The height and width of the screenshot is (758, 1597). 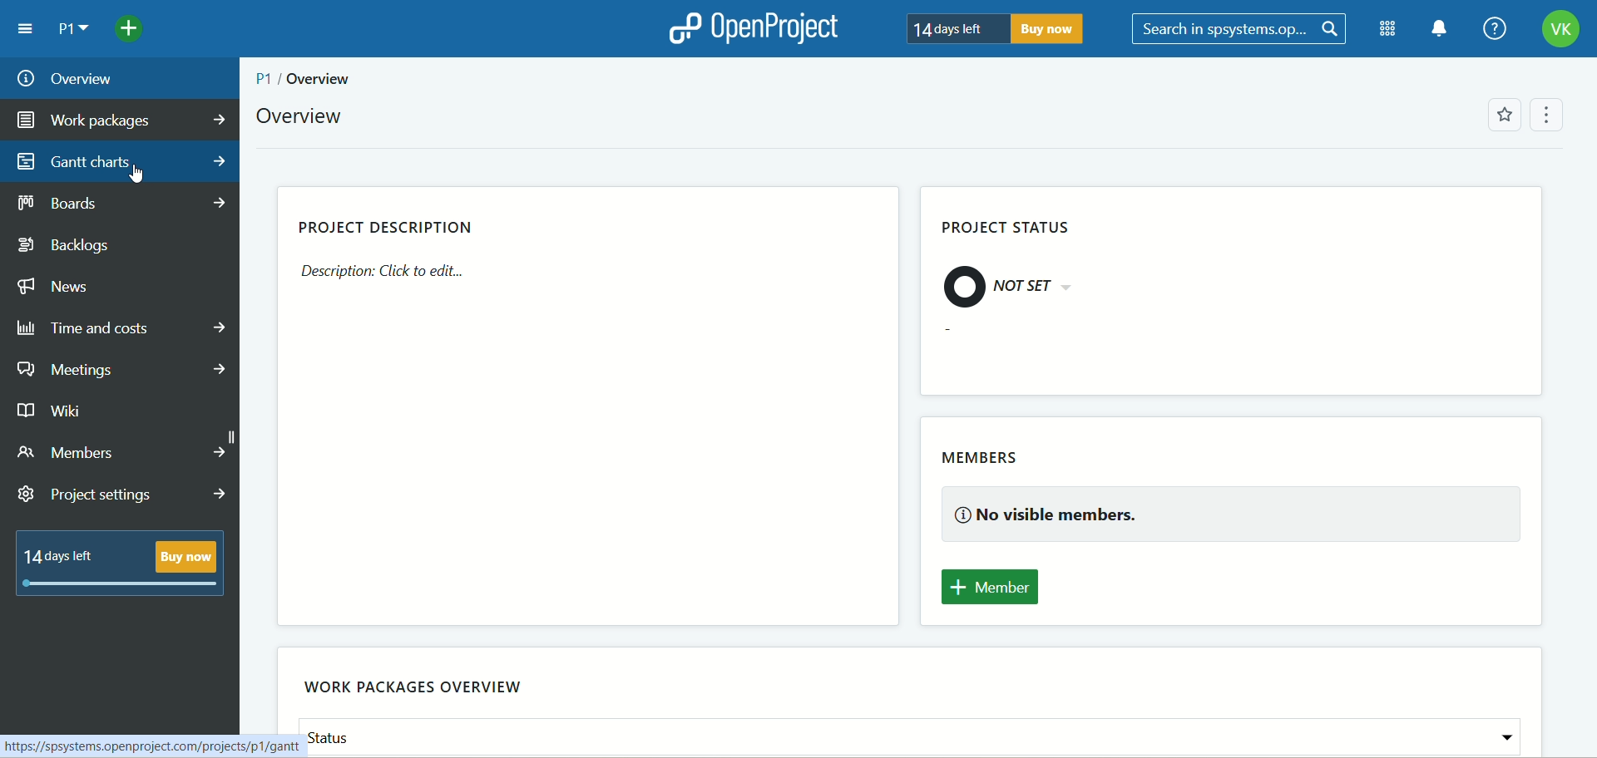 I want to click on help, so click(x=1493, y=28).